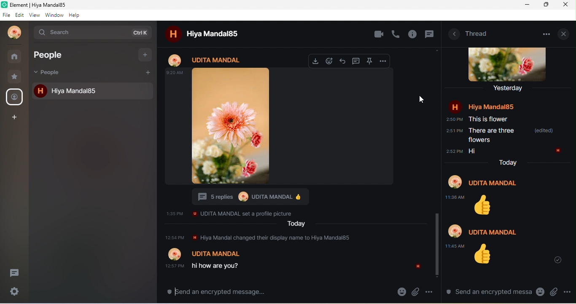 This screenshot has width=576, height=304. I want to click on pin, so click(371, 61).